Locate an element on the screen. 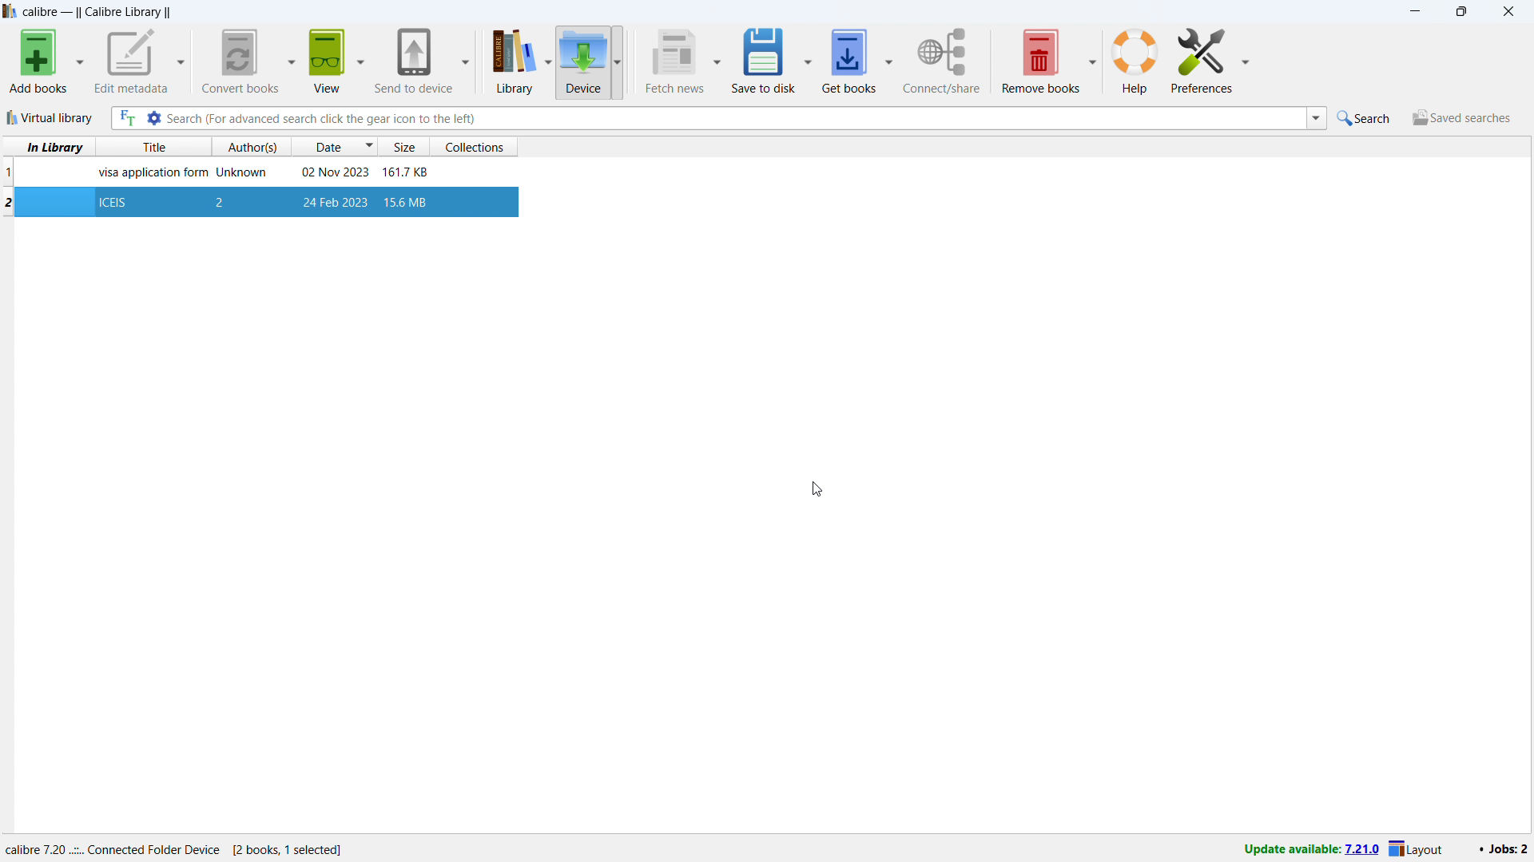  view options is located at coordinates (360, 57).